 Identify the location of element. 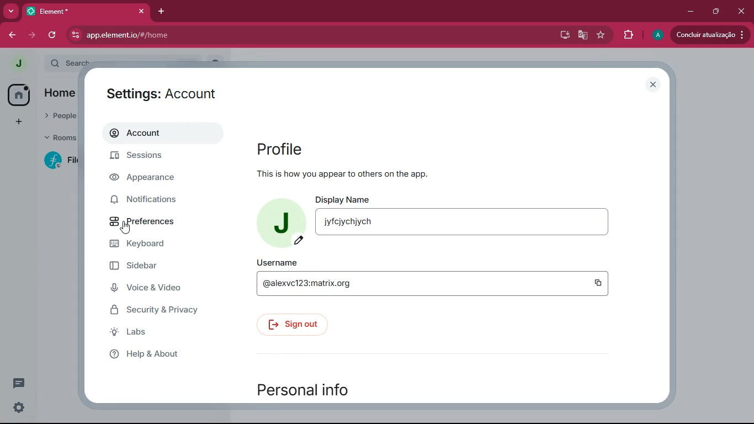
(86, 10).